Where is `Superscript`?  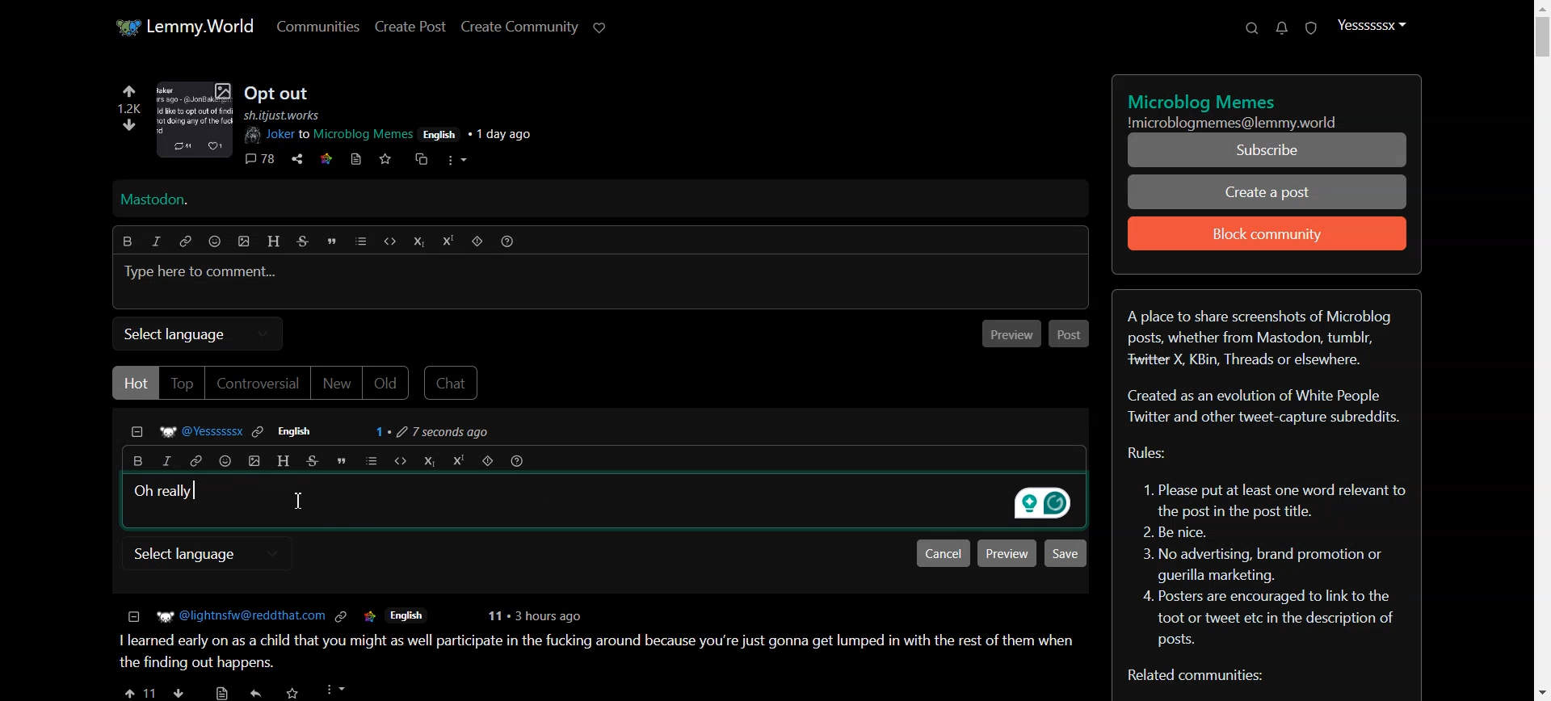 Superscript is located at coordinates (456, 461).